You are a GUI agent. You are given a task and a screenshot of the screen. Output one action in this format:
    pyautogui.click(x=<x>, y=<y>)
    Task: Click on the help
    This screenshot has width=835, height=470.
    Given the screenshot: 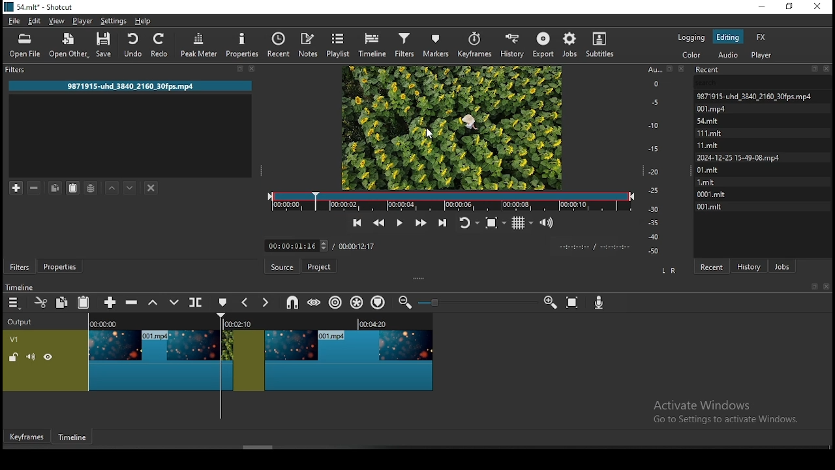 What is the action you would take?
    pyautogui.click(x=144, y=21)
    